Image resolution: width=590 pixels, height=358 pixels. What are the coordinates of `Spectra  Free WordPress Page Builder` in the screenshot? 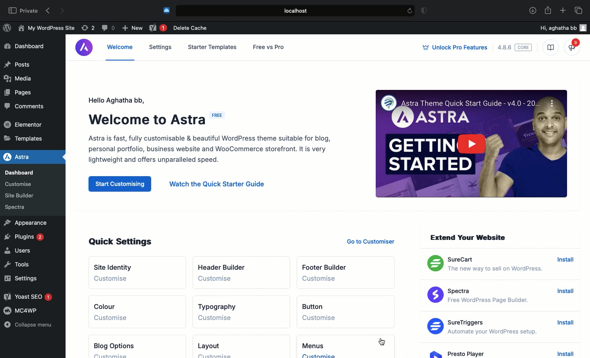 It's located at (481, 297).